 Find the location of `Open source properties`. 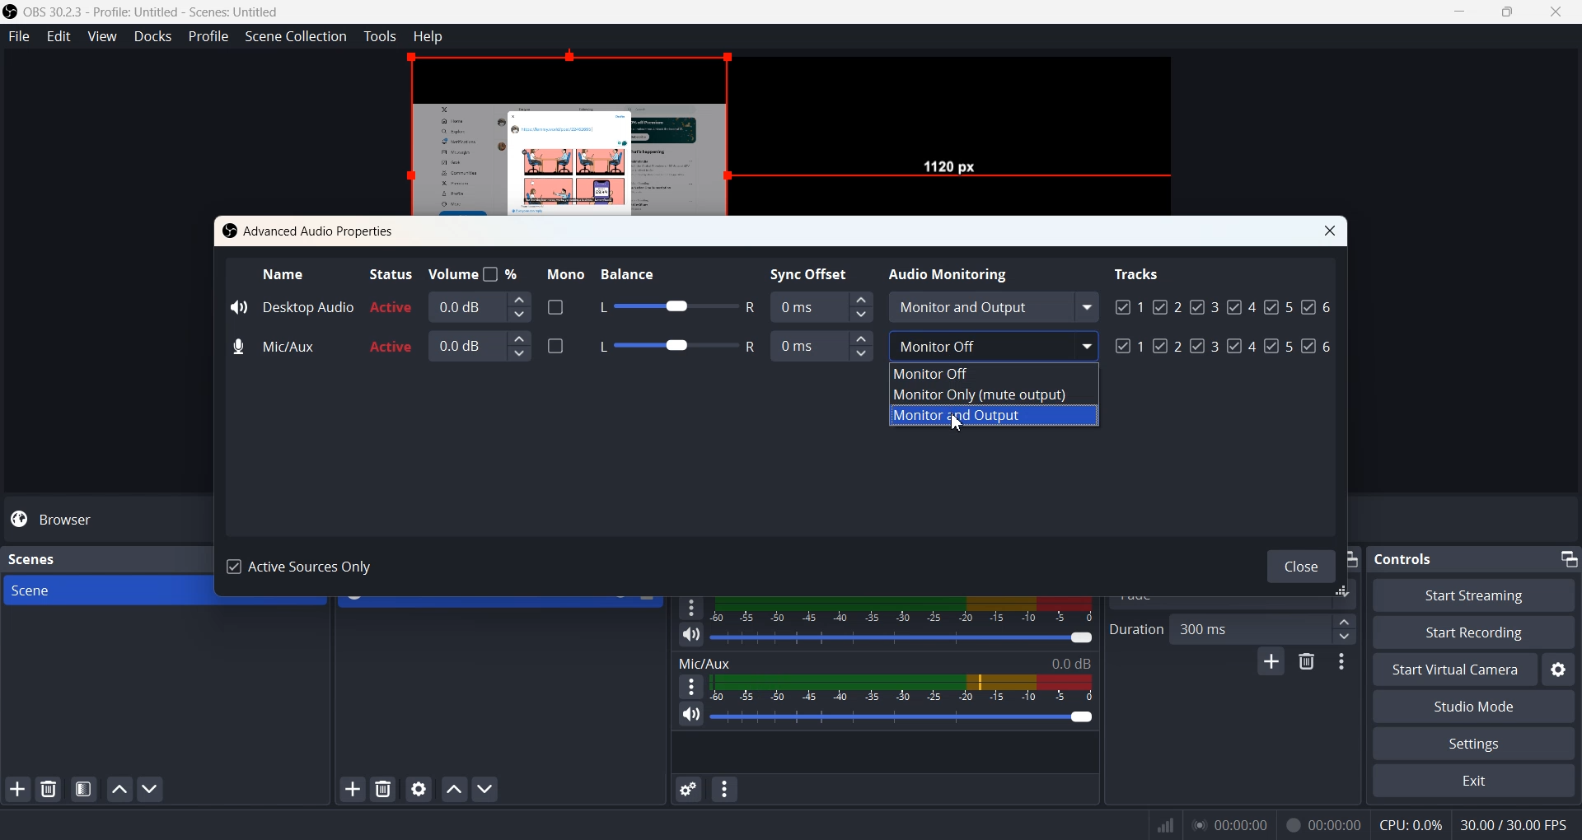

Open source properties is located at coordinates (420, 788).